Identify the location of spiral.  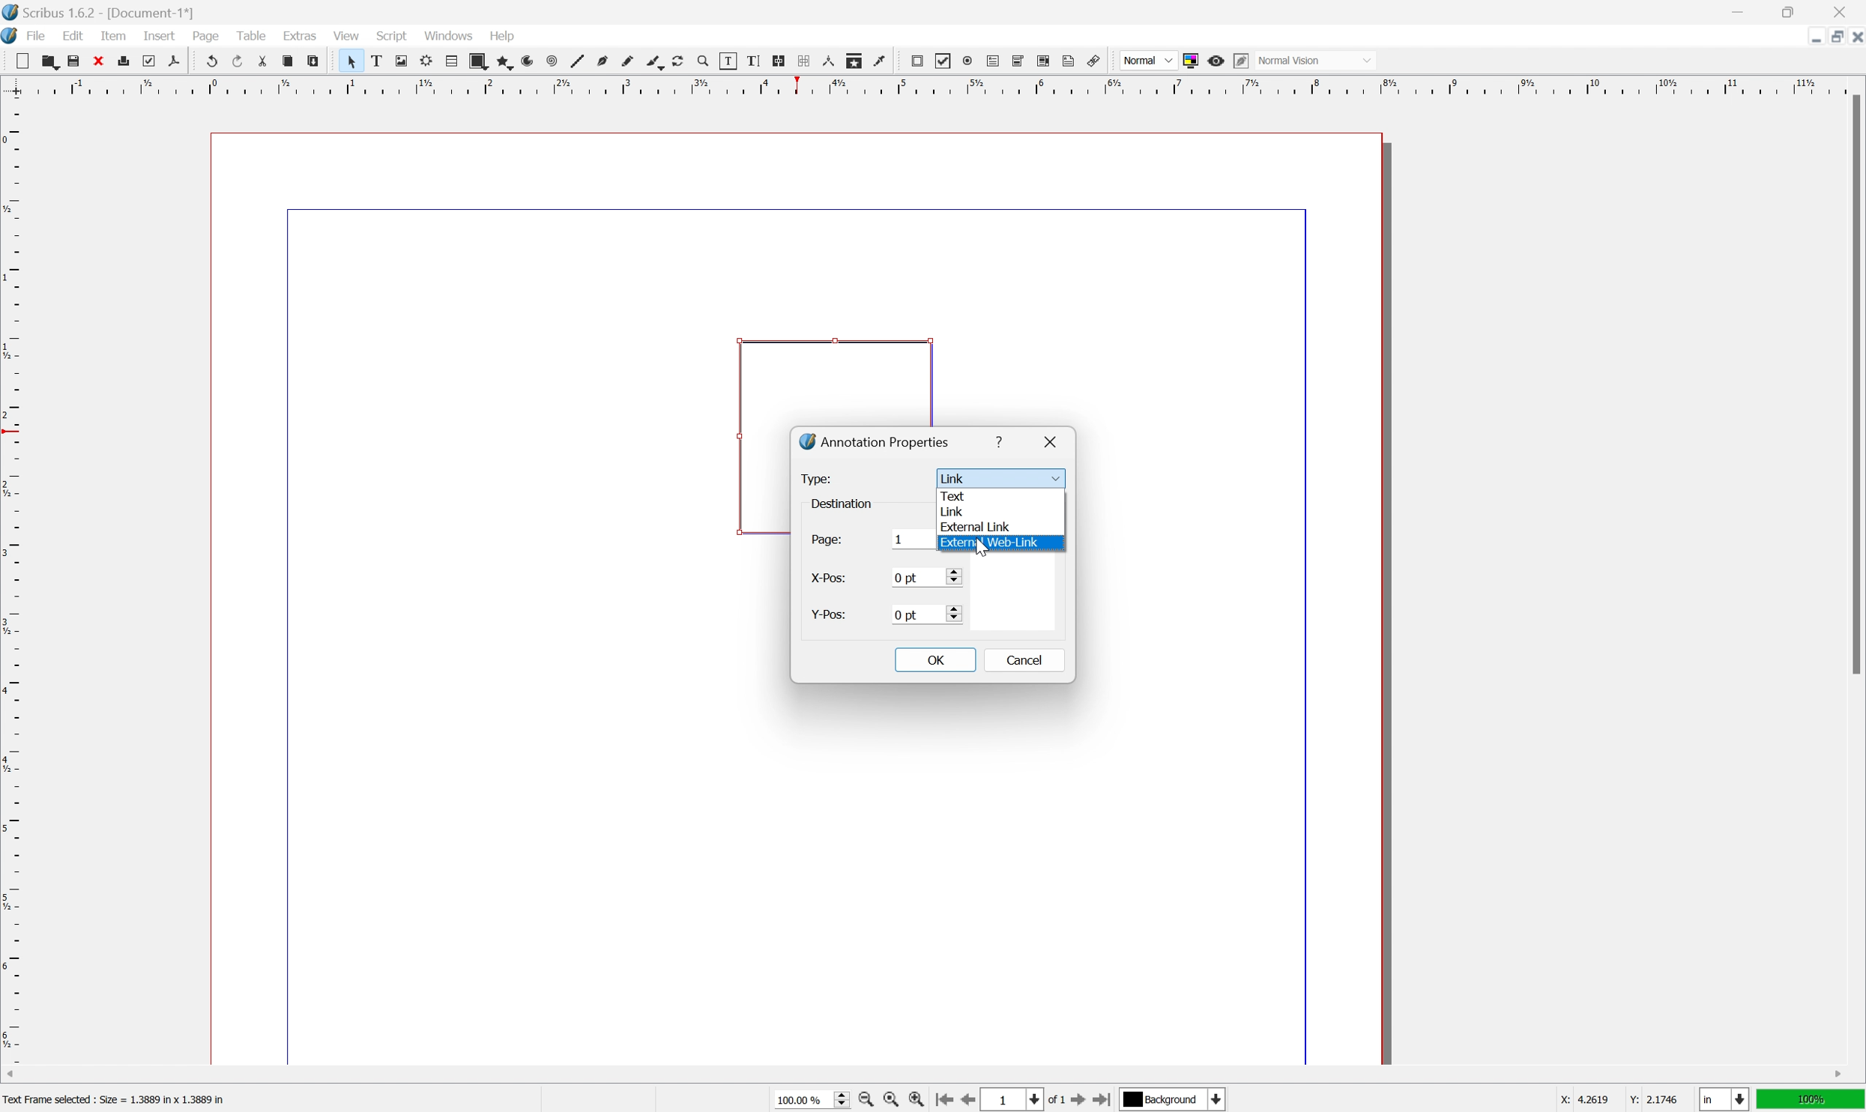
(553, 61).